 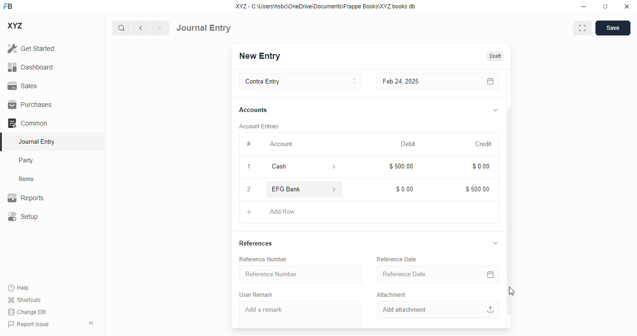 What do you see at coordinates (27, 179) in the screenshot?
I see `items` at bounding box center [27, 179].